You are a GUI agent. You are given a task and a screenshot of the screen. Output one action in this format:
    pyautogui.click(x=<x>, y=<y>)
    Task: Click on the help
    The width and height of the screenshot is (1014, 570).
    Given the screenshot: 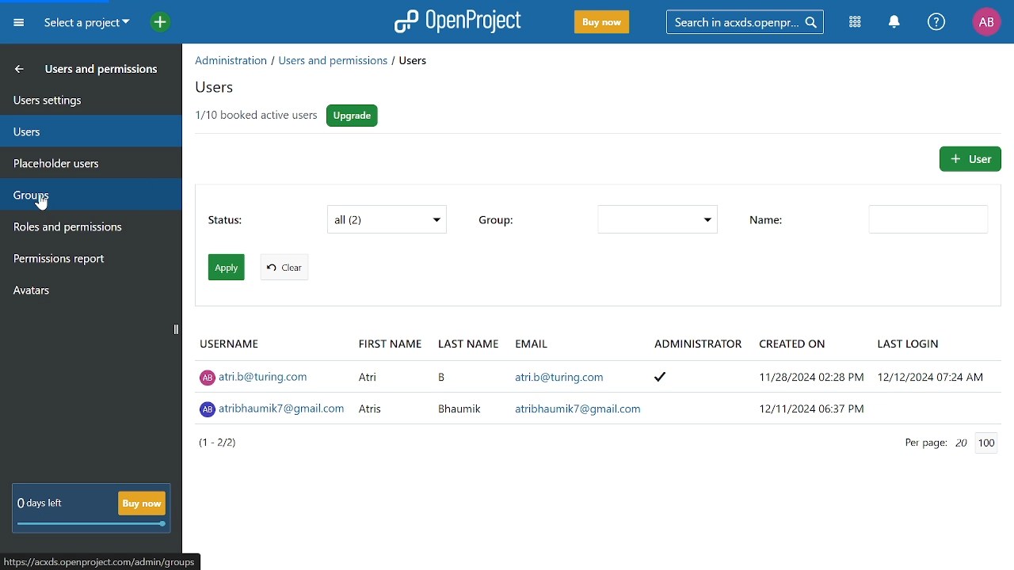 What is the action you would take?
    pyautogui.click(x=936, y=22)
    